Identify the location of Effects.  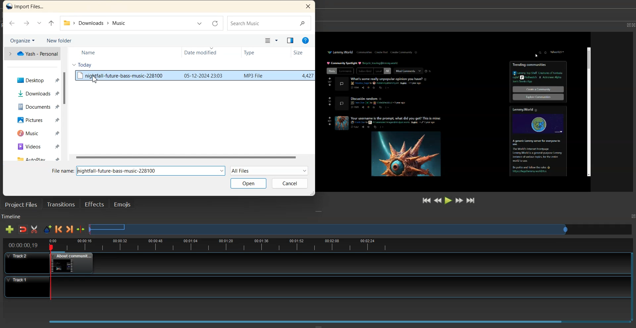
(94, 203).